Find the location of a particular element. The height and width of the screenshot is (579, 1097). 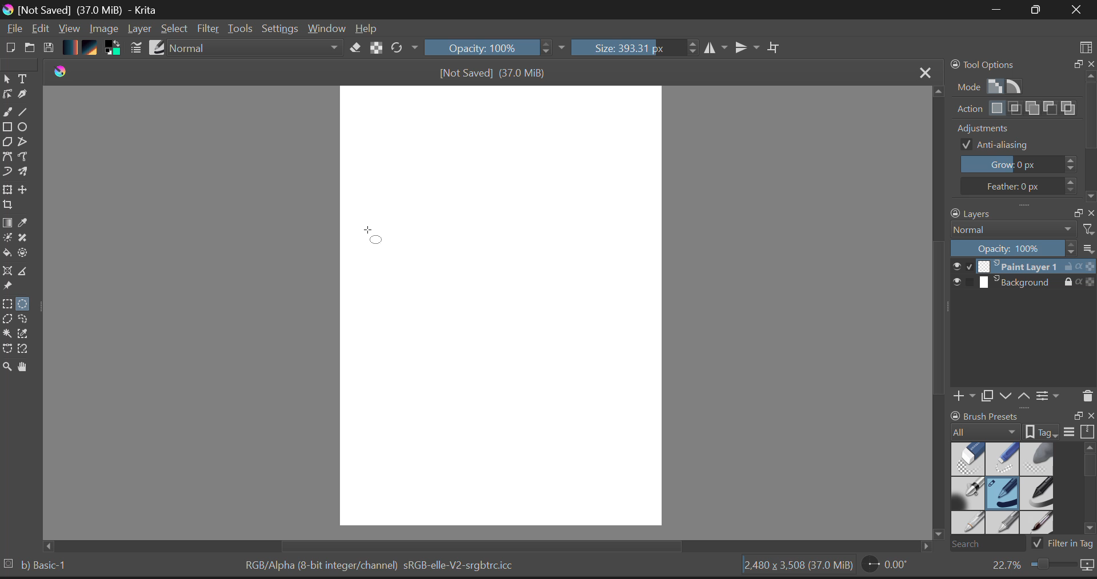

Choose Workspace is located at coordinates (1086, 43).